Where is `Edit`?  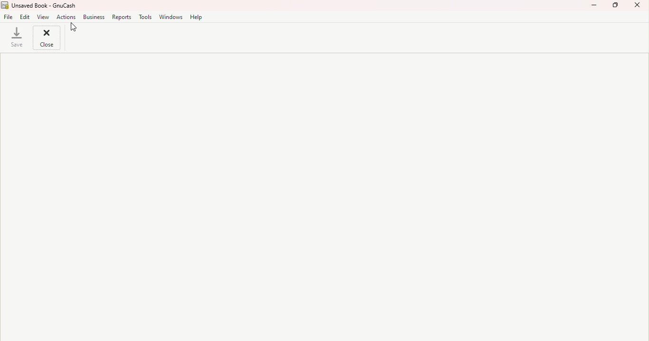
Edit is located at coordinates (26, 17).